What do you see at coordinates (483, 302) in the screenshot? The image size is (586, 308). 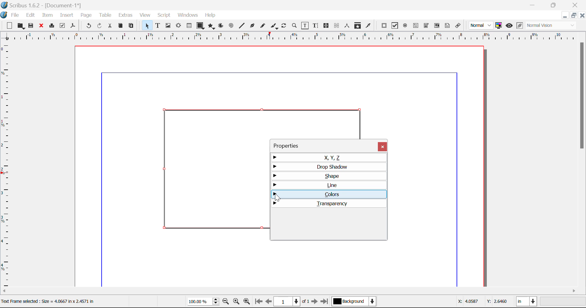 I see `Cursor Coordinates` at bounding box center [483, 302].